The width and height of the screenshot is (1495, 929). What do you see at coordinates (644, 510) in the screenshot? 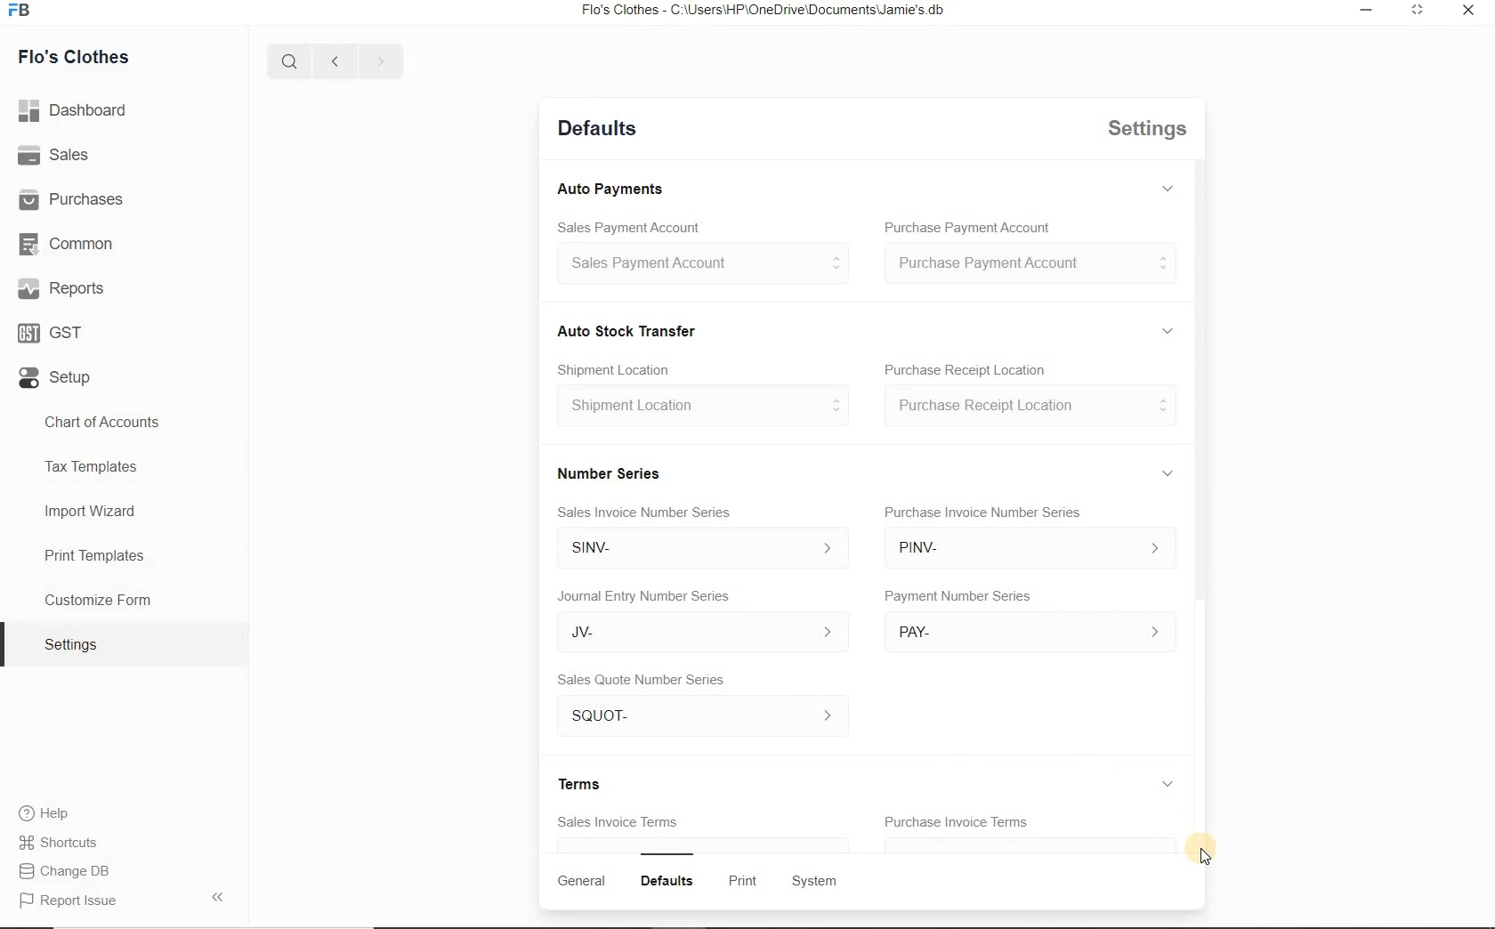
I see `Sales Invoice Number Series` at bounding box center [644, 510].